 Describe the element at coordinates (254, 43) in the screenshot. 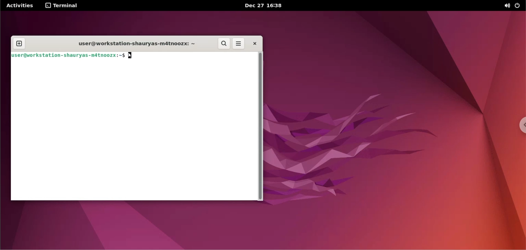

I see `close` at that location.